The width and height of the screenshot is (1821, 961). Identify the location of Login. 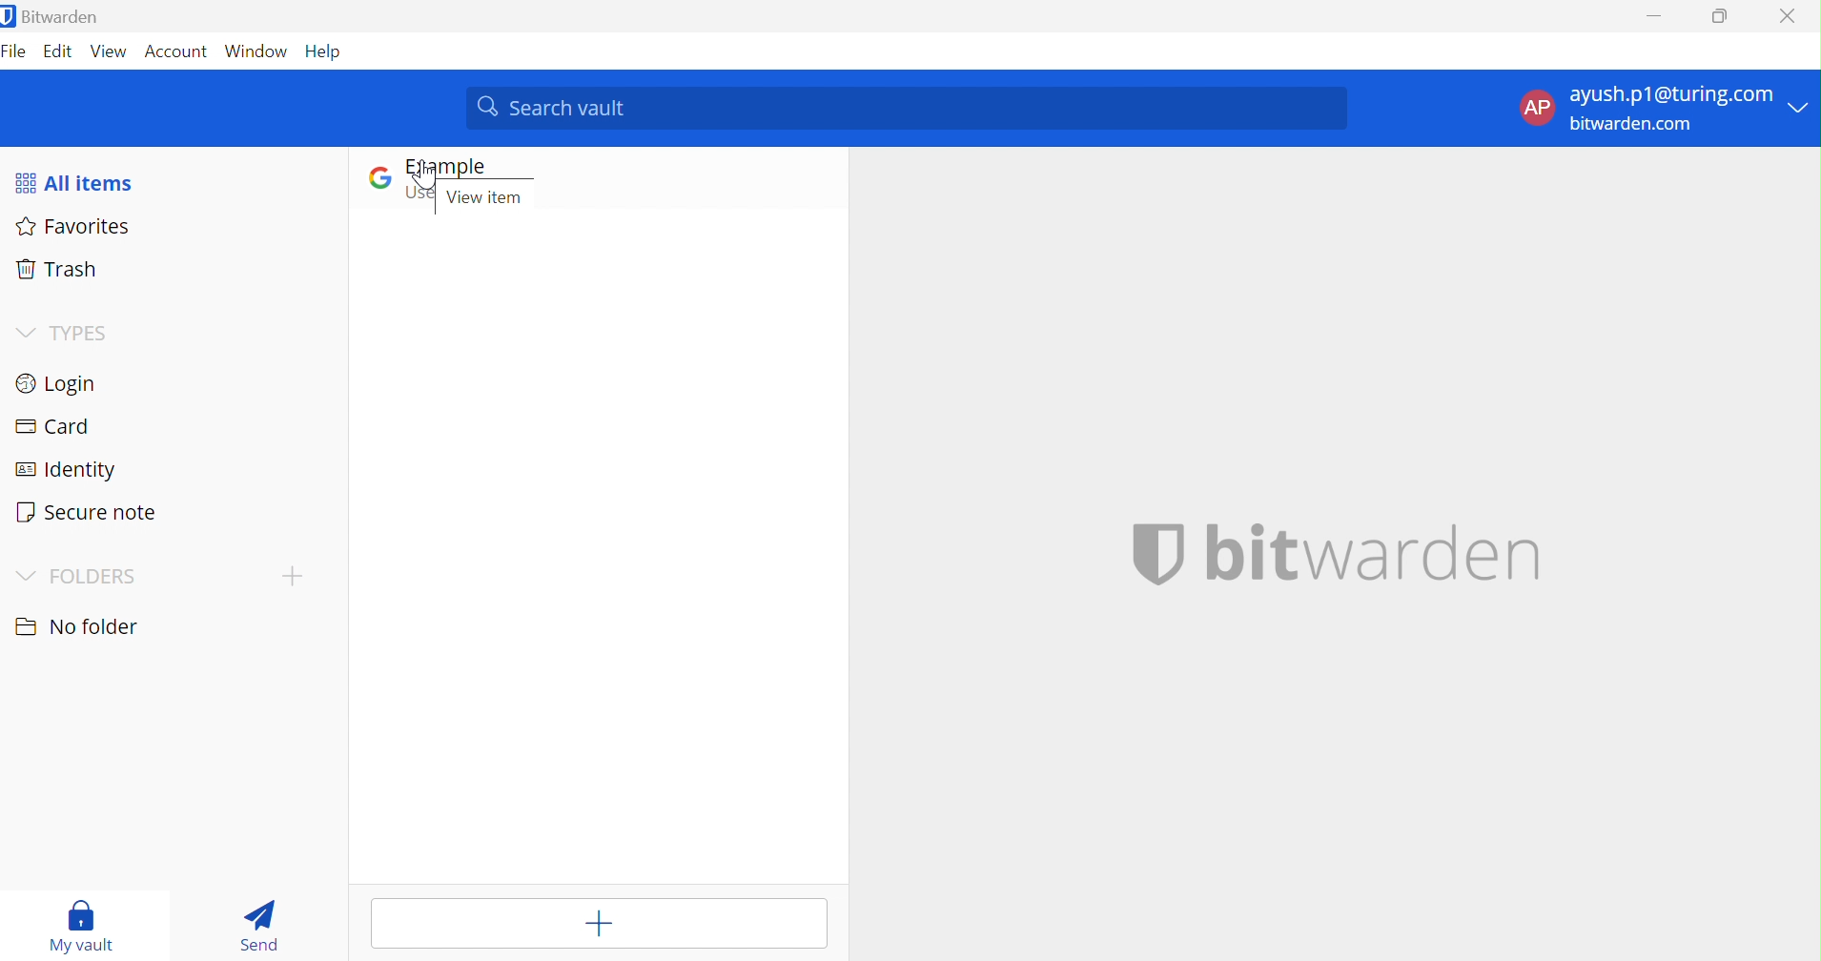
(56, 382).